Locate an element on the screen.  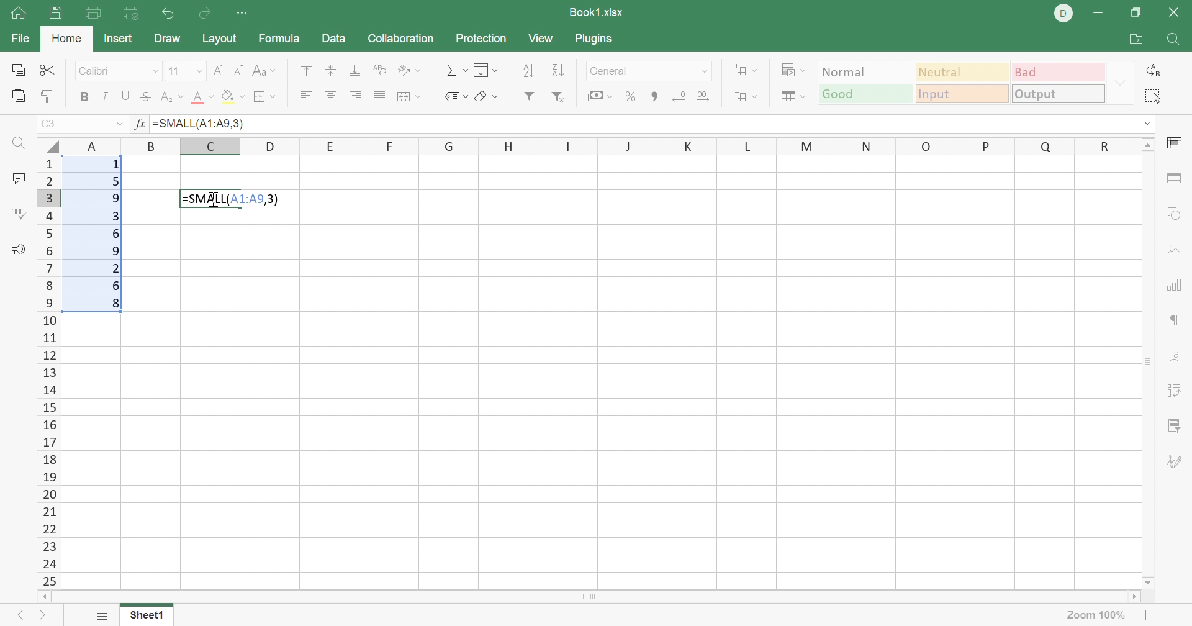
Draw is located at coordinates (166, 37).